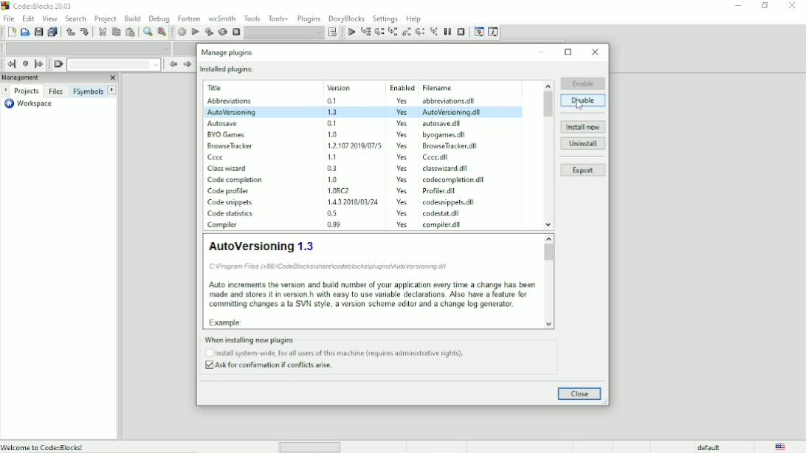 This screenshot has height=453, width=806. Describe the element at coordinates (172, 65) in the screenshot. I see `Prev` at that location.